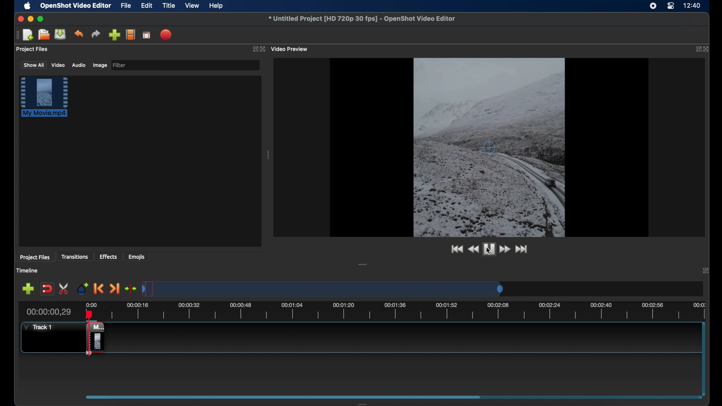 The image size is (722, 406). What do you see at coordinates (268, 156) in the screenshot?
I see `drag handle` at bounding box center [268, 156].